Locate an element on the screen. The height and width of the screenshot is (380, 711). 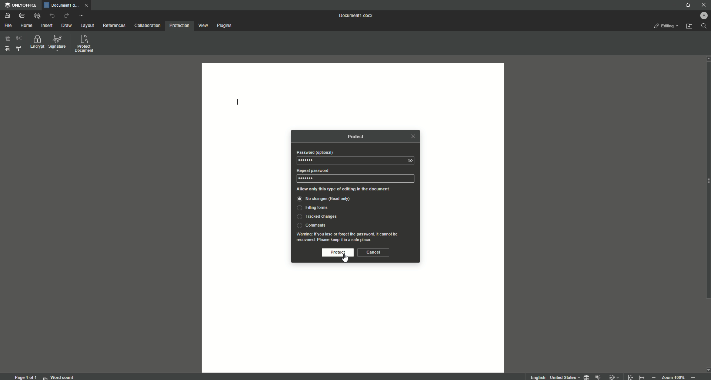
scroll down is located at coordinates (707, 370).